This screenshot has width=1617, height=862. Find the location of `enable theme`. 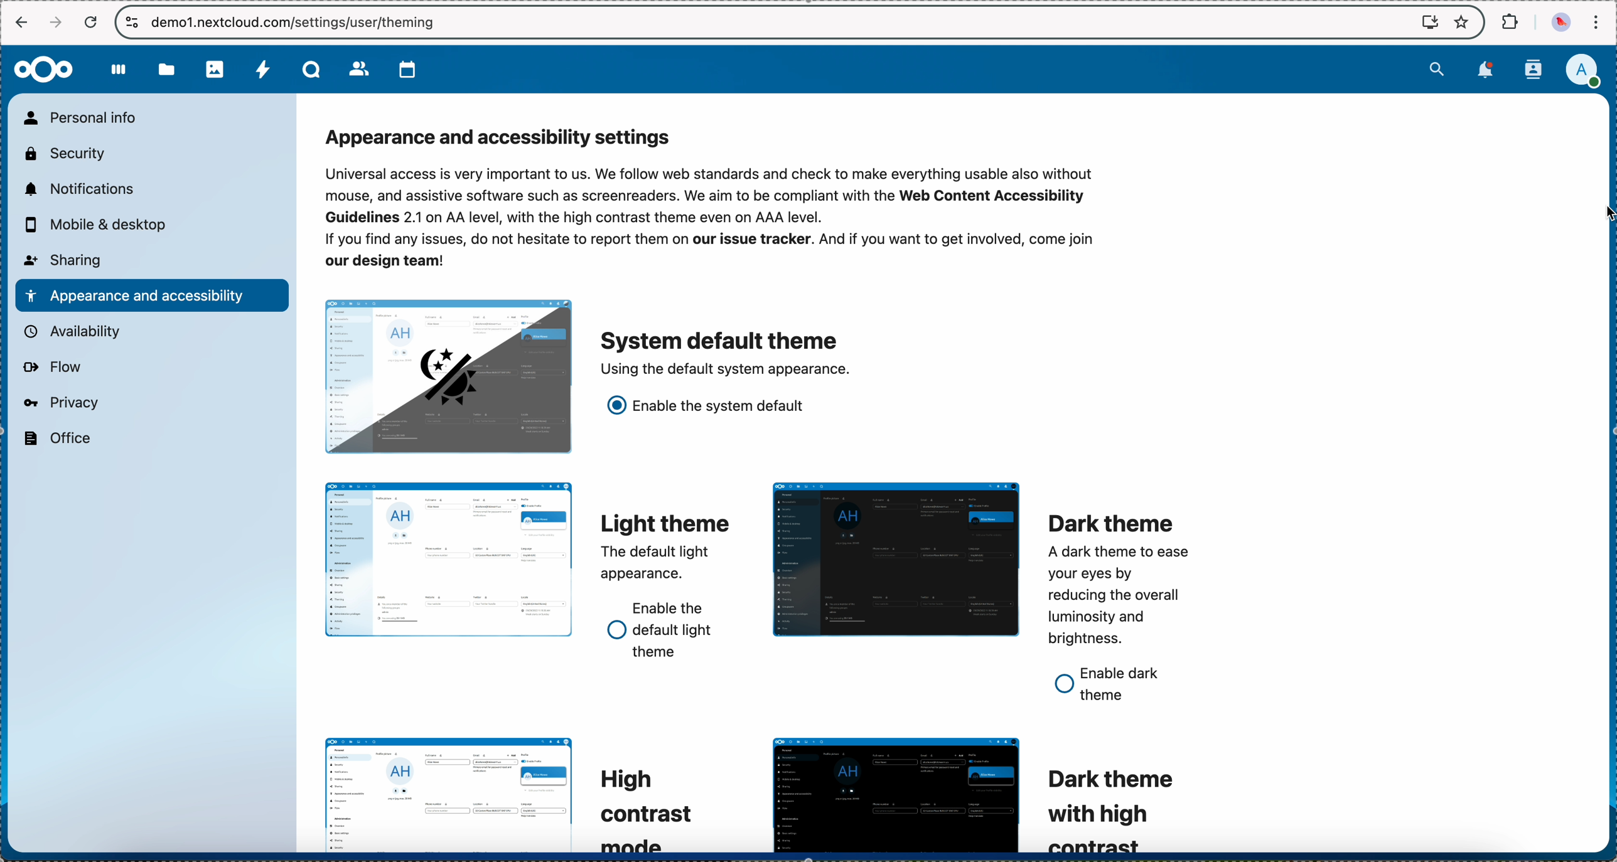

enable theme is located at coordinates (707, 412).